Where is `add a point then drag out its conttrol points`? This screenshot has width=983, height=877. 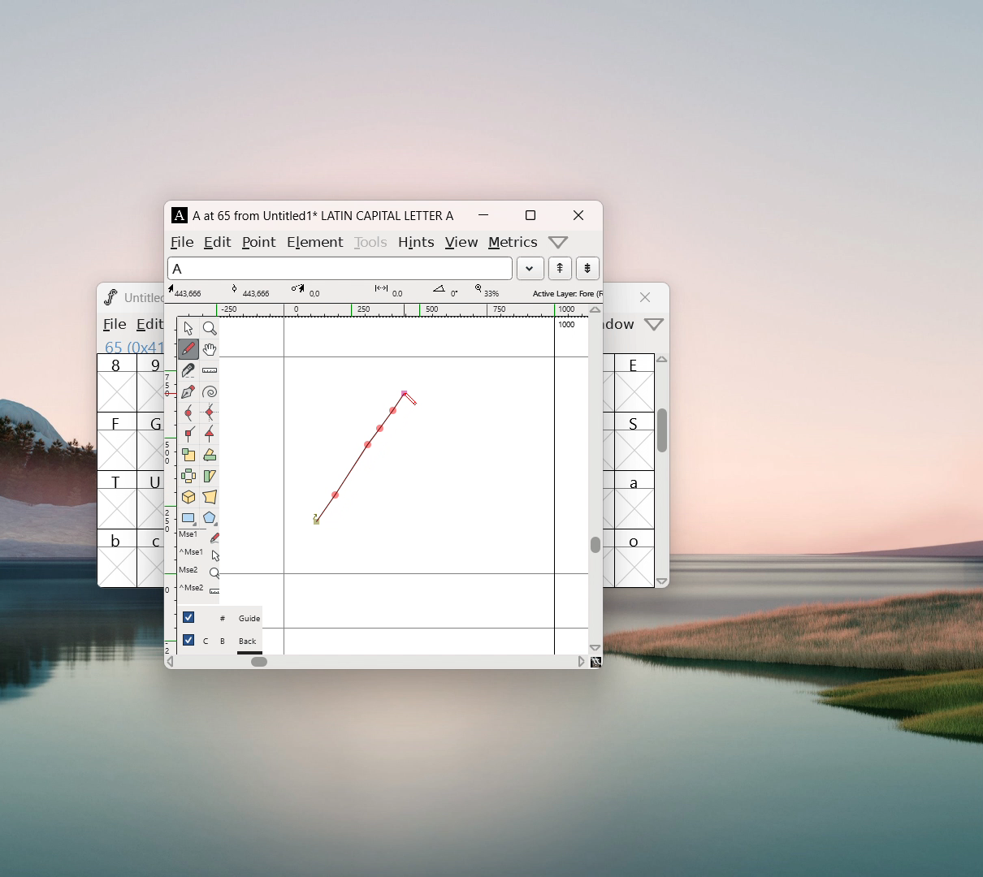 add a point then drag out its conttrol points is located at coordinates (188, 393).